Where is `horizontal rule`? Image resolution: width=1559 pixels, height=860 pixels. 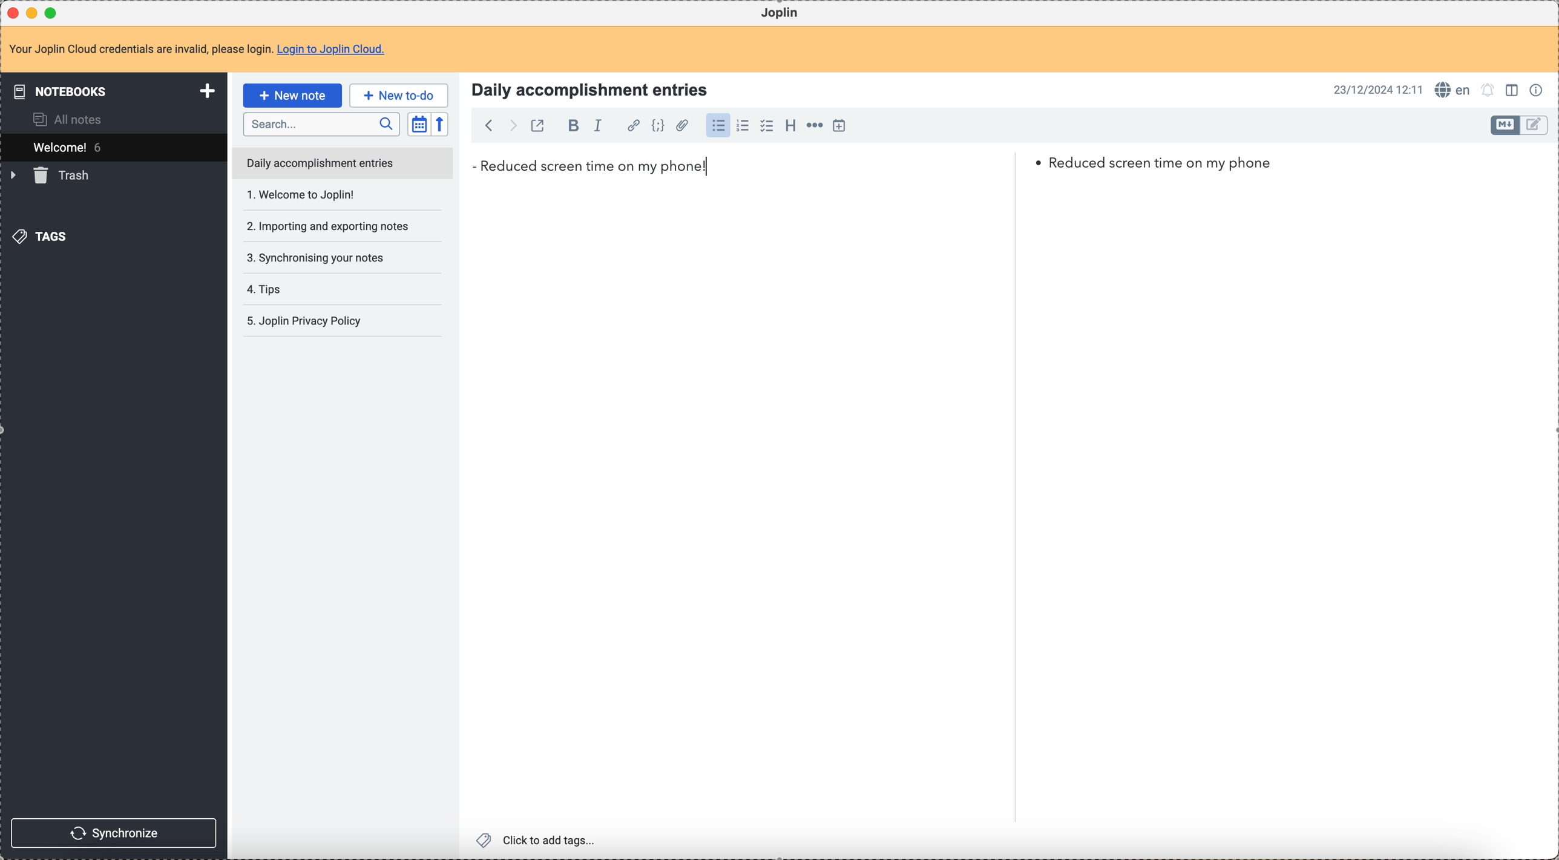
horizontal rule is located at coordinates (815, 127).